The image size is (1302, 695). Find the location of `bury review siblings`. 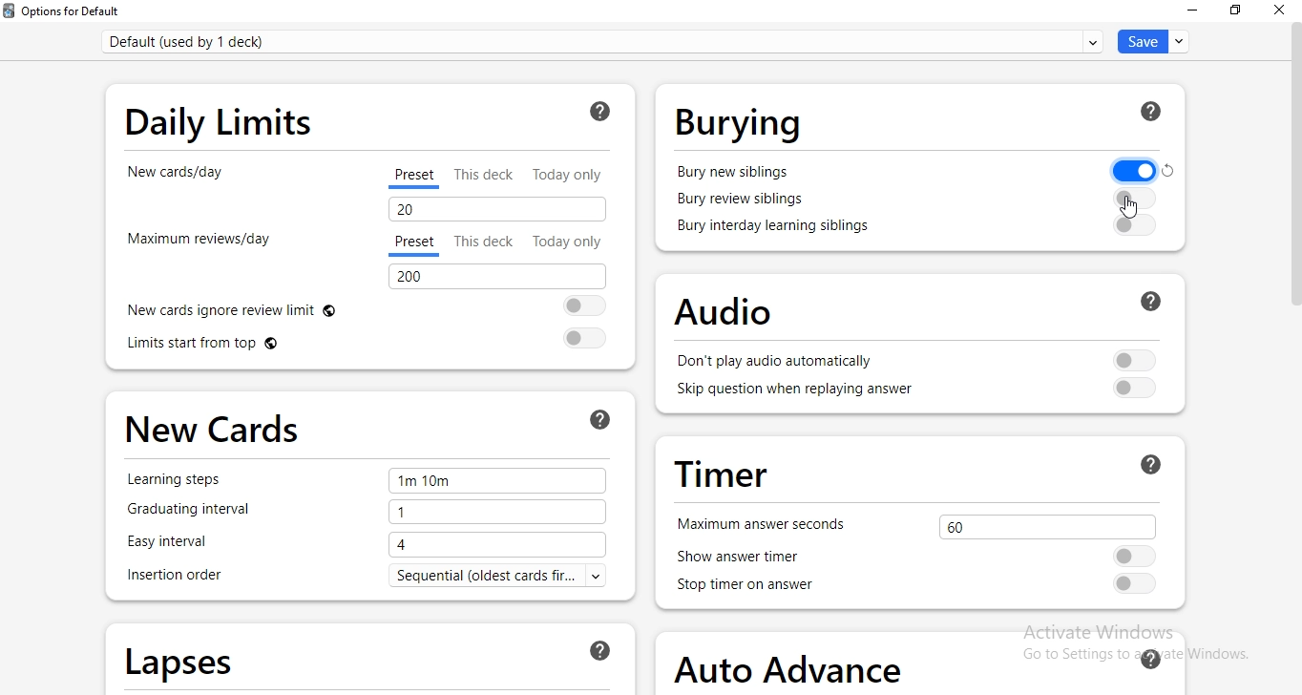

bury review siblings is located at coordinates (742, 201).